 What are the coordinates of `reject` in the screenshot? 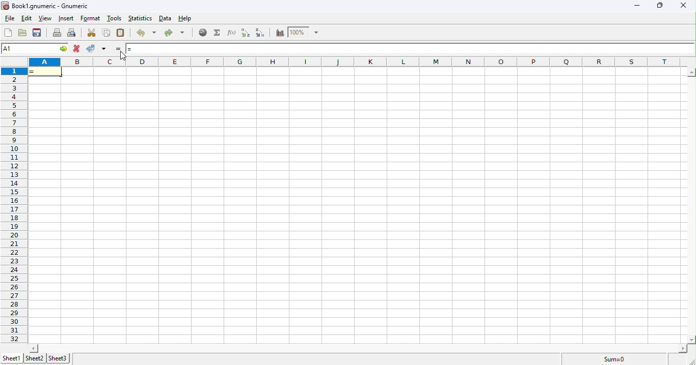 It's located at (96, 48).